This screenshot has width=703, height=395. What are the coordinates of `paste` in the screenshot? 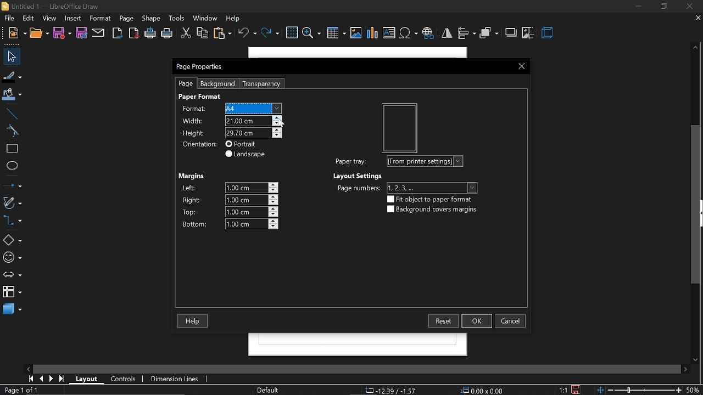 It's located at (222, 34).